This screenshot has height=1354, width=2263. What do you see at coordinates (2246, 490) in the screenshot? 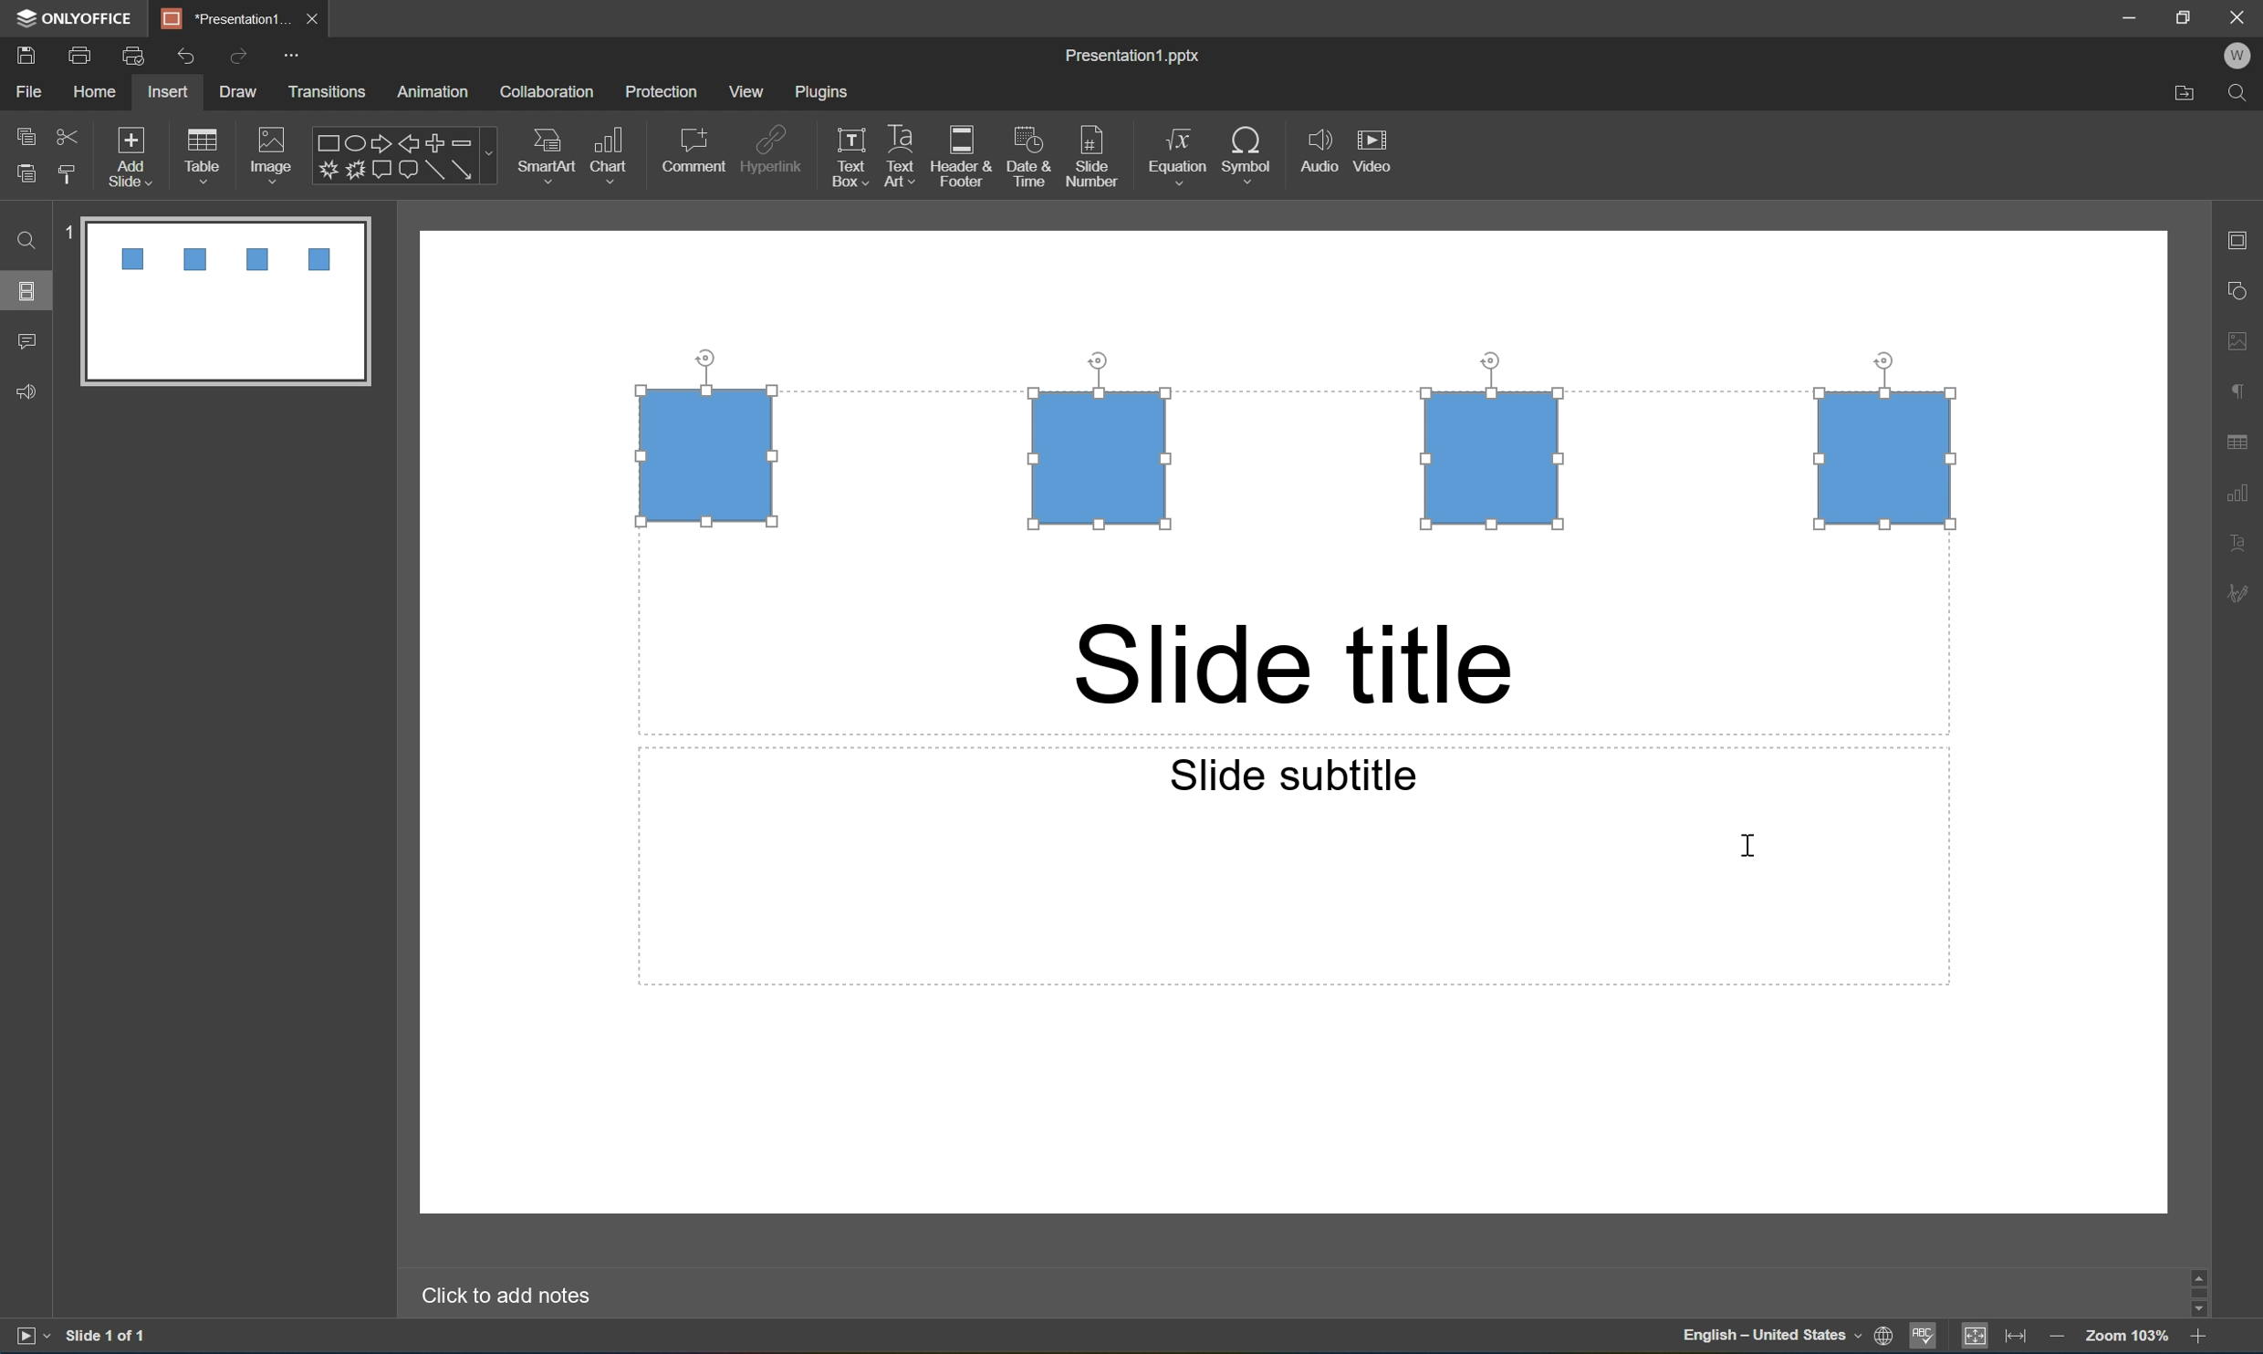
I see `chart settings` at bounding box center [2246, 490].